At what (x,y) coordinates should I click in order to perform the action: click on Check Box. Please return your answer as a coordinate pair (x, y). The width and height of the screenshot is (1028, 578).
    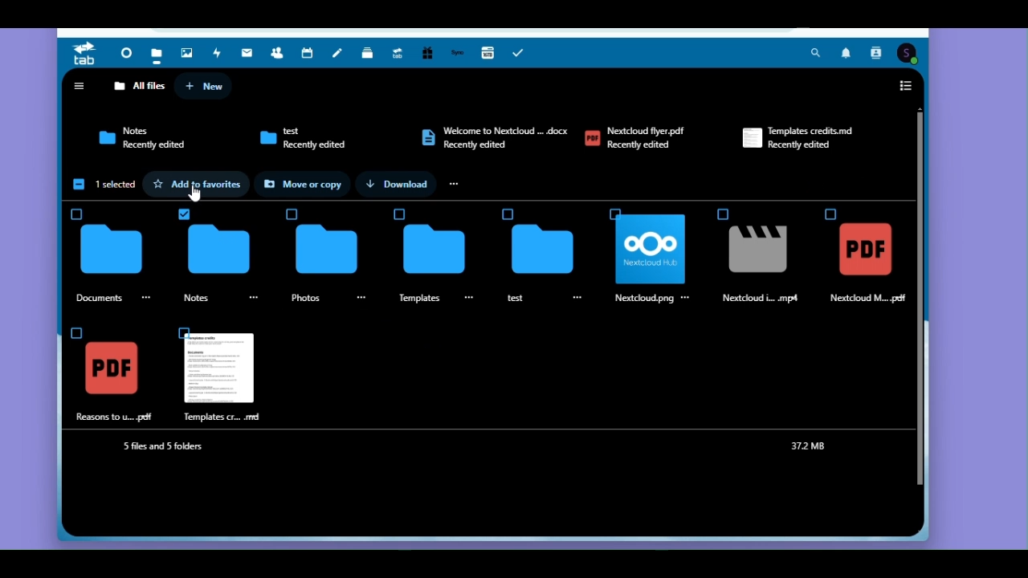
    Looking at the image, I should click on (187, 215).